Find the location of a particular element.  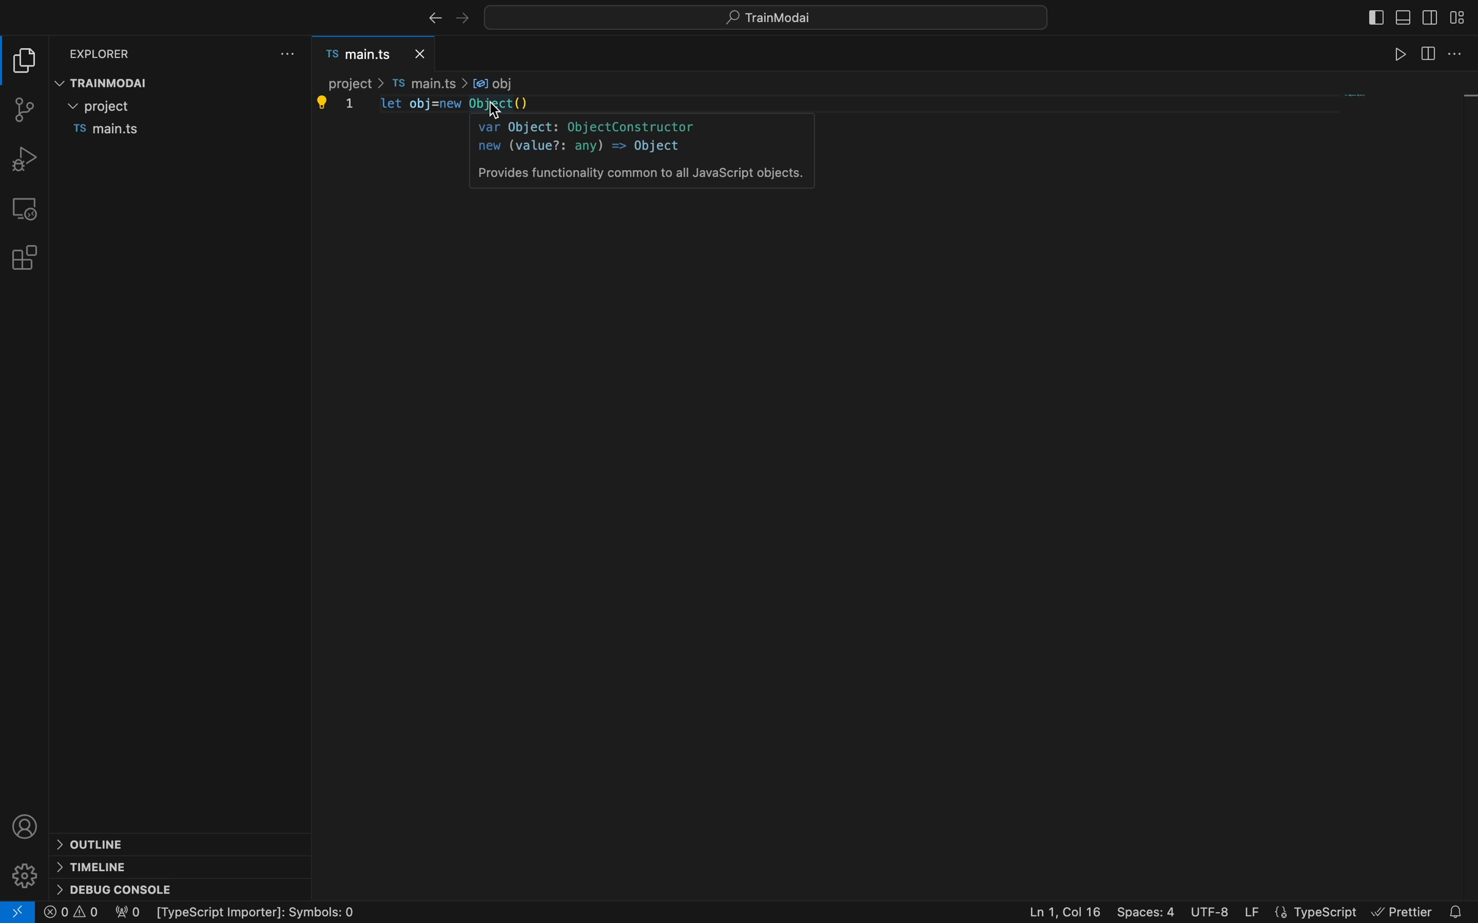

run is located at coordinates (1398, 54).